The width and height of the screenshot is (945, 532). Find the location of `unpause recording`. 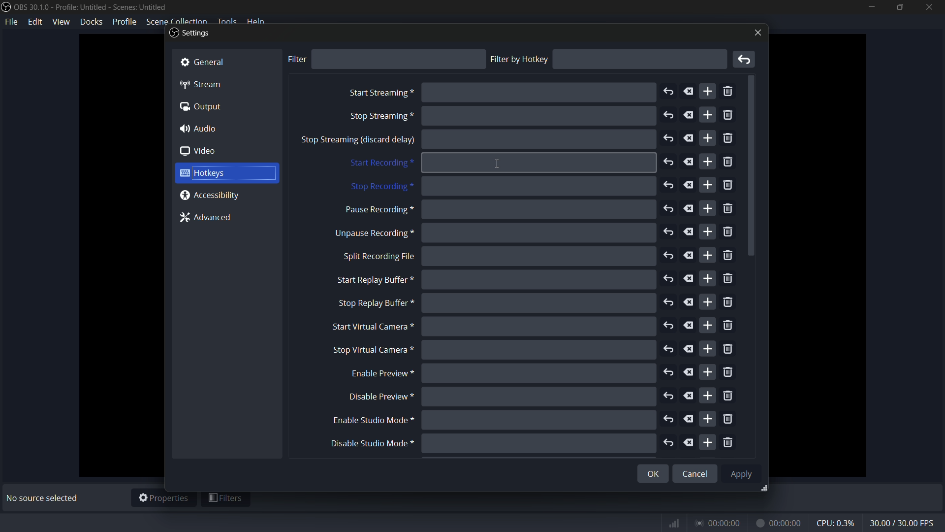

unpause recording is located at coordinates (373, 233).